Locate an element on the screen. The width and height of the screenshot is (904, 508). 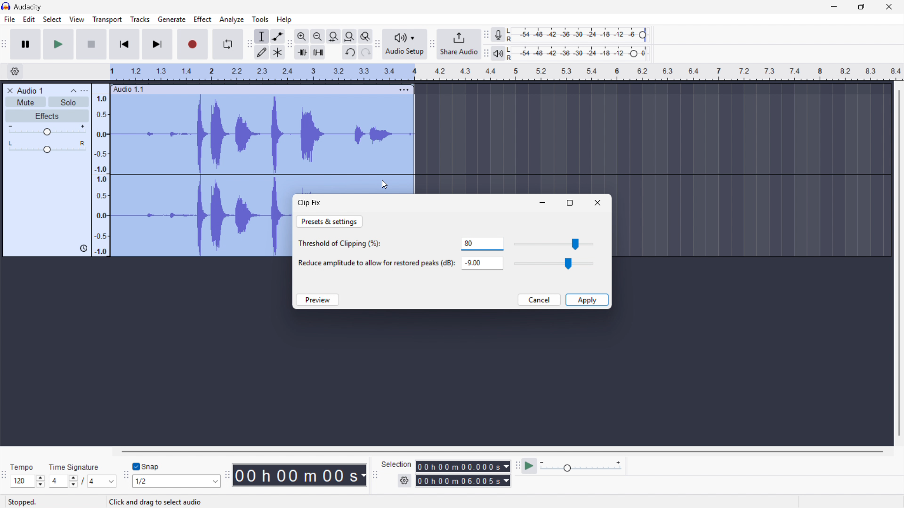
Tracks is located at coordinates (140, 19).